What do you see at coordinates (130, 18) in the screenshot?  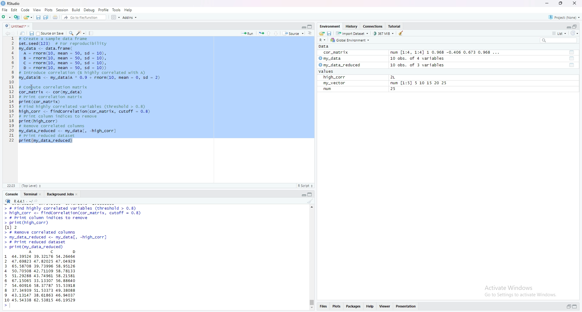 I see `Addins` at bounding box center [130, 18].